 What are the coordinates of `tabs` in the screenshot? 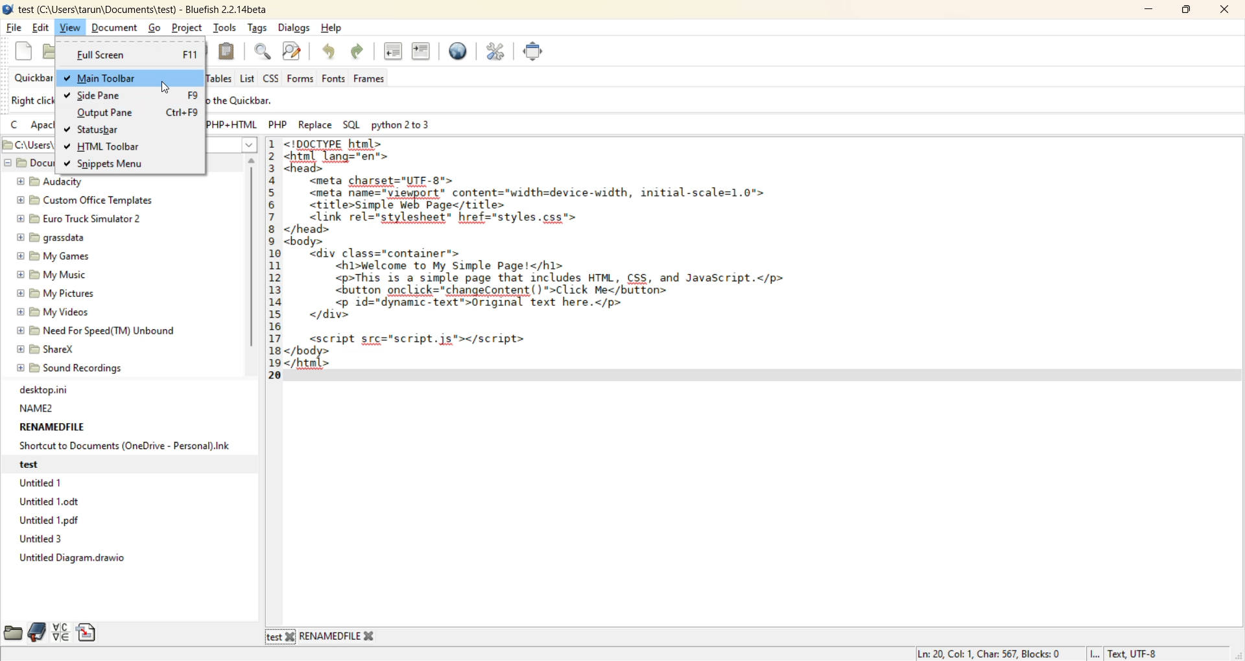 It's located at (322, 638).